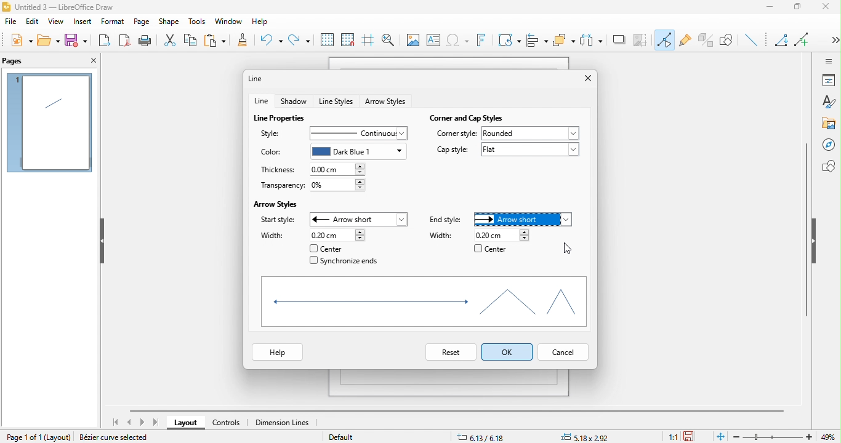 The width and height of the screenshot is (841, 443). Describe the element at coordinates (345, 262) in the screenshot. I see `synchronize ends` at that location.